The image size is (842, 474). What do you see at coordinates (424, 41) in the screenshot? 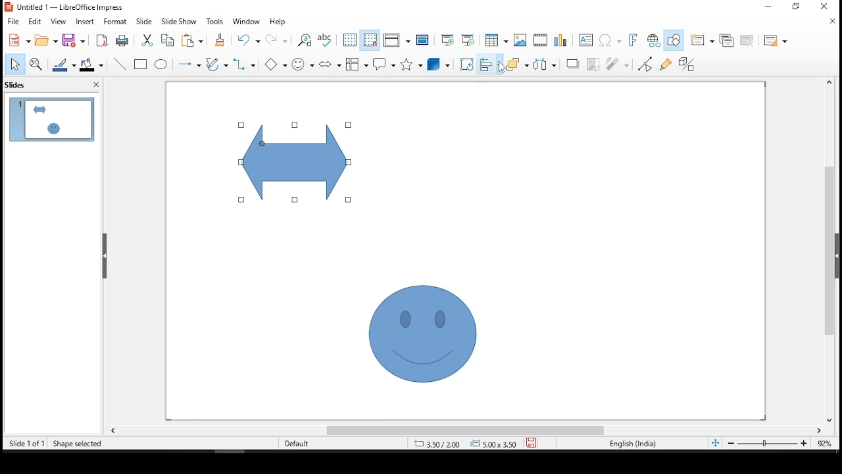
I see `master slide` at bounding box center [424, 41].